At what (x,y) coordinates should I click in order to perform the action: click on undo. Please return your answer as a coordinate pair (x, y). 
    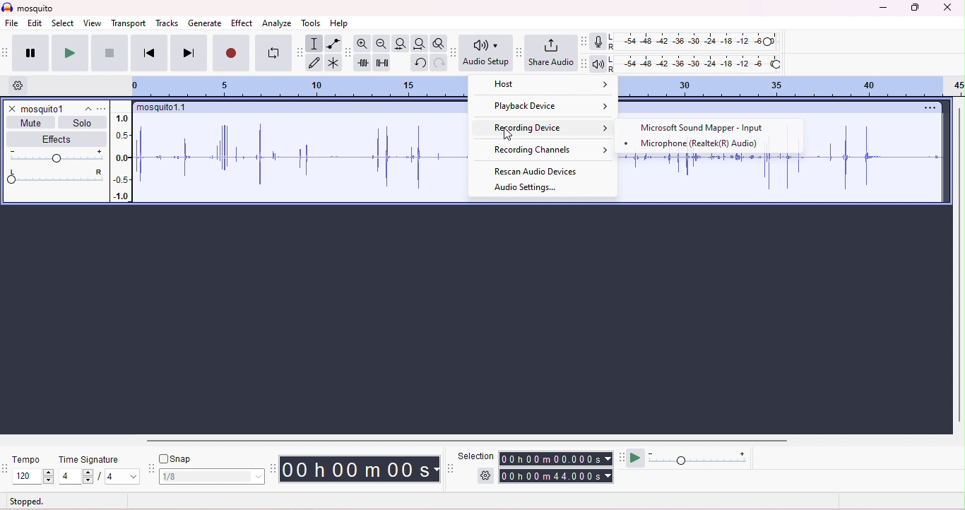
    Looking at the image, I should click on (419, 63).